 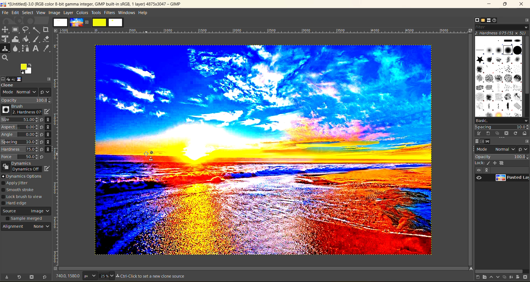 What do you see at coordinates (28, 39) in the screenshot?
I see `paint bucket ` at bounding box center [28, 39].